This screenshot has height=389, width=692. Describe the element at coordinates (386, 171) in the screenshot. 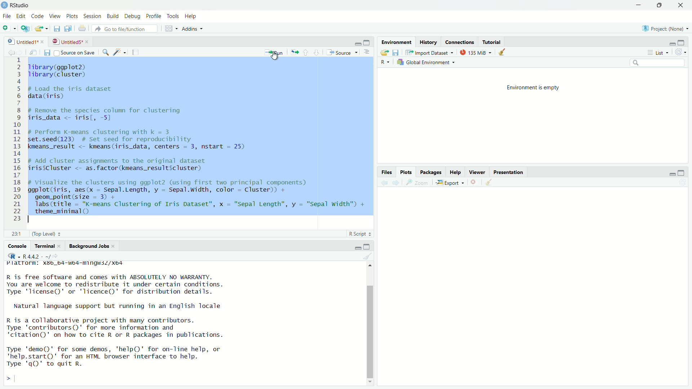

I see `Files` at that location.